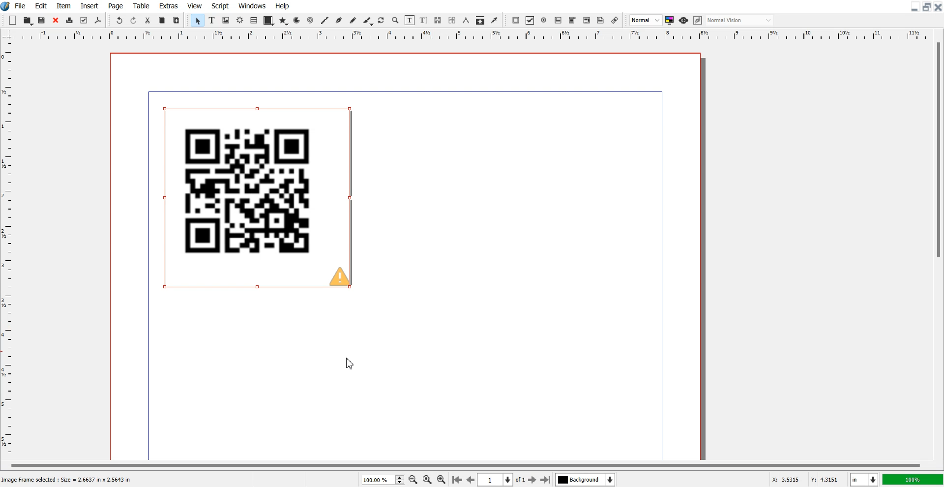  Describe the element at coordinates (63, 5) in the screenshot. I see `Item` at that location.